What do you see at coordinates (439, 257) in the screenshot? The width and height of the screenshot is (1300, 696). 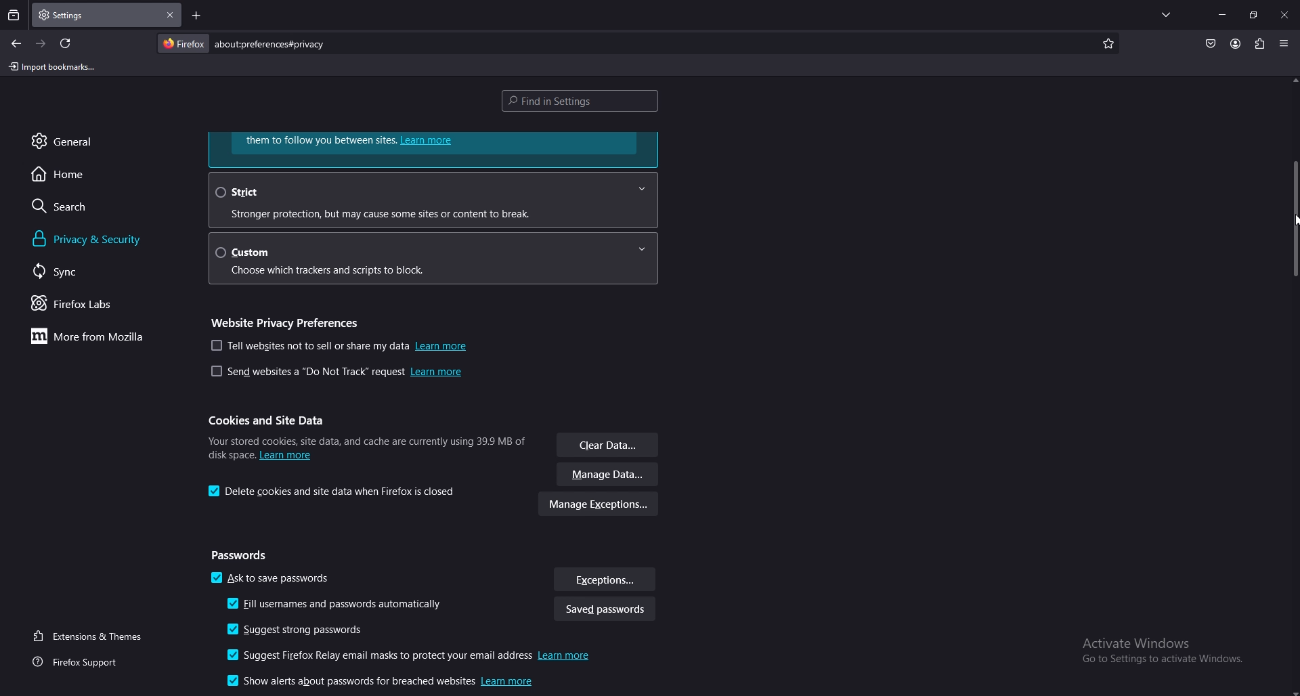 I see `custom` at bounding box center [439, 257].